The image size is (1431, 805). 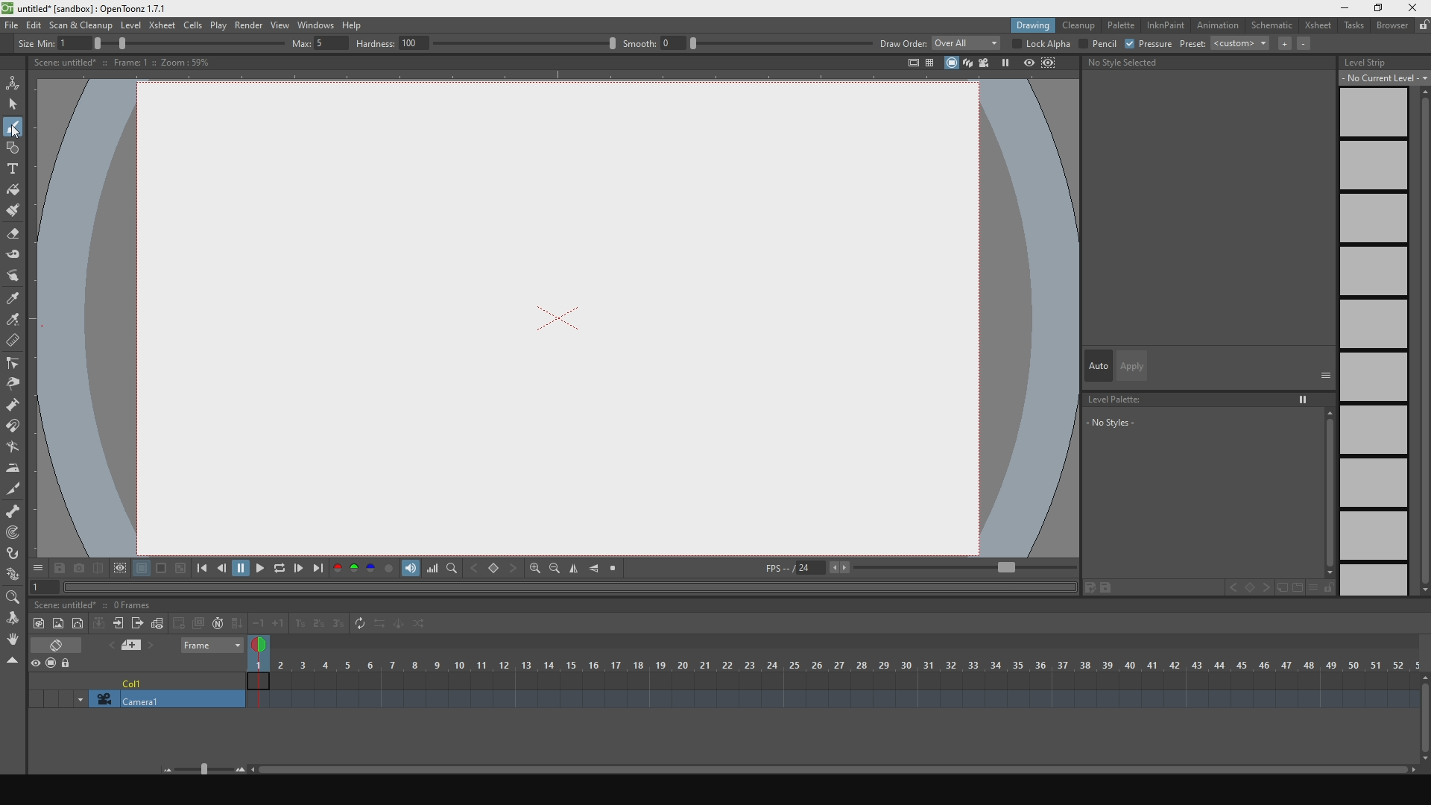 I want to click on cells, so click(x=192, y=25).